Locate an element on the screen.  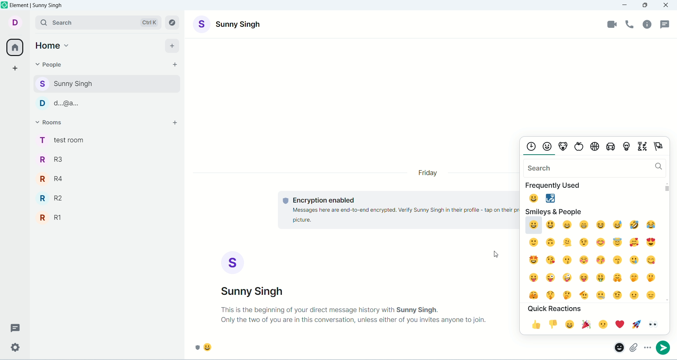
quick reactions is located at coordinates (590, 324).